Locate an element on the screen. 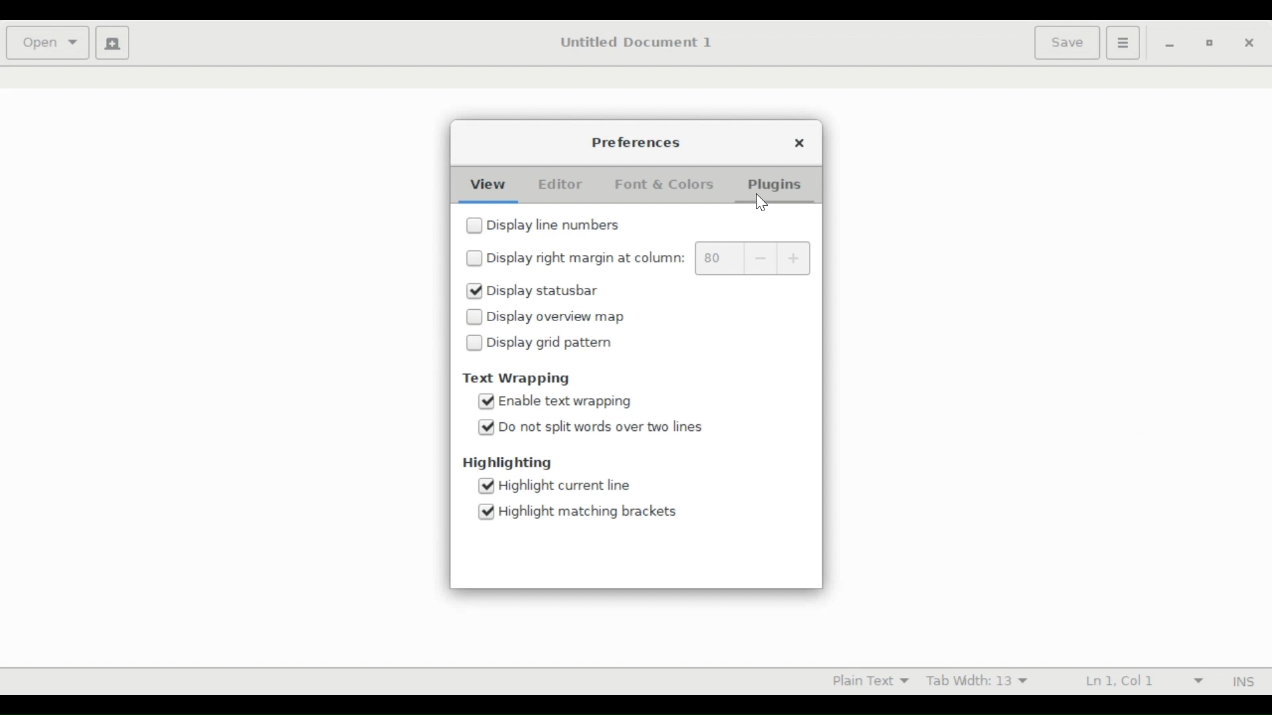  Preferences is located at coordinates (637, 144).